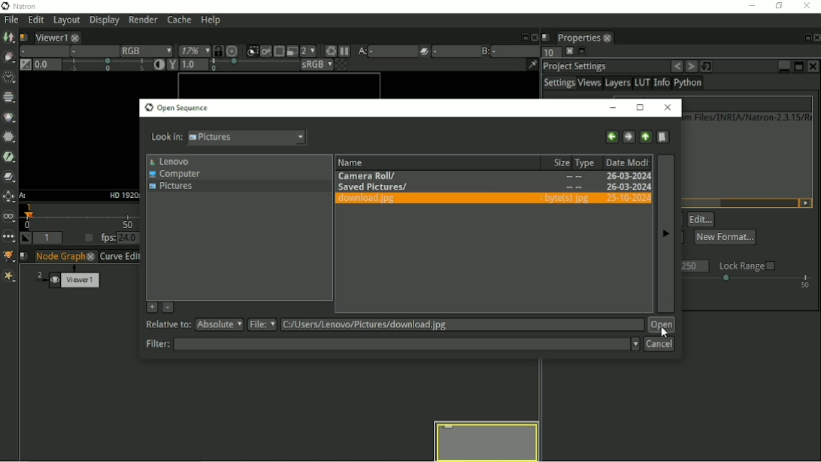  Describe the element at coordinates (177, 174) in the screenshot. I see `Computer` at that location.